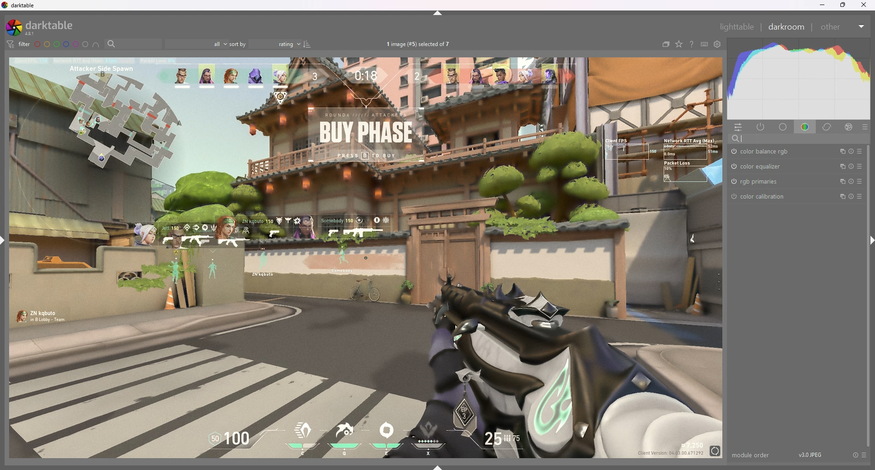  What do you see at coordinates (19, 44) in the screenshot?
I see `filter` at bounding box center [19, 44].